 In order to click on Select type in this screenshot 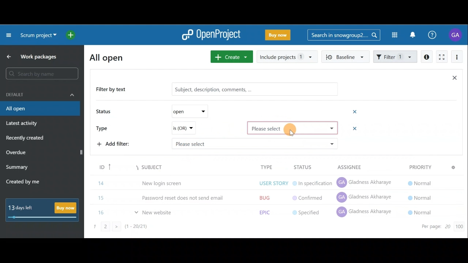, I will do `click(293, 128)`.